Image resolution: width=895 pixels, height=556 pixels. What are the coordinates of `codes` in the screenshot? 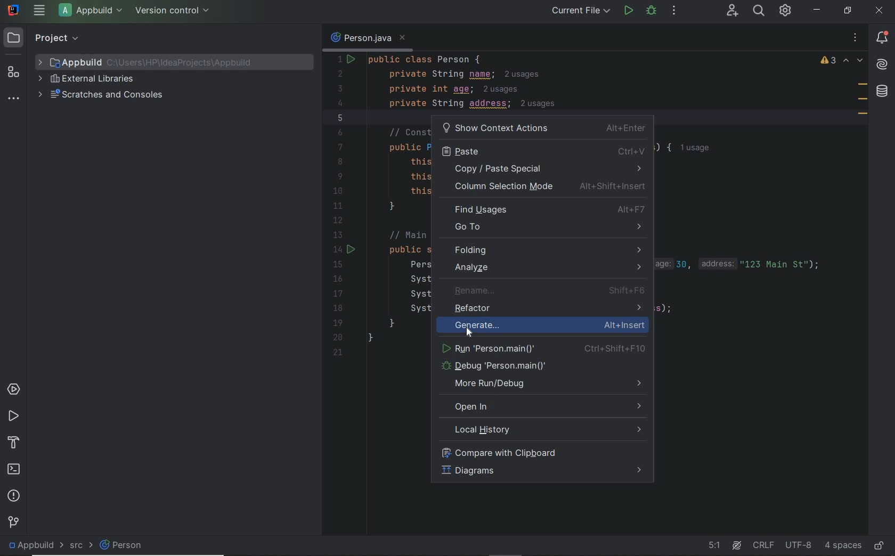 It's located at (566, 81).